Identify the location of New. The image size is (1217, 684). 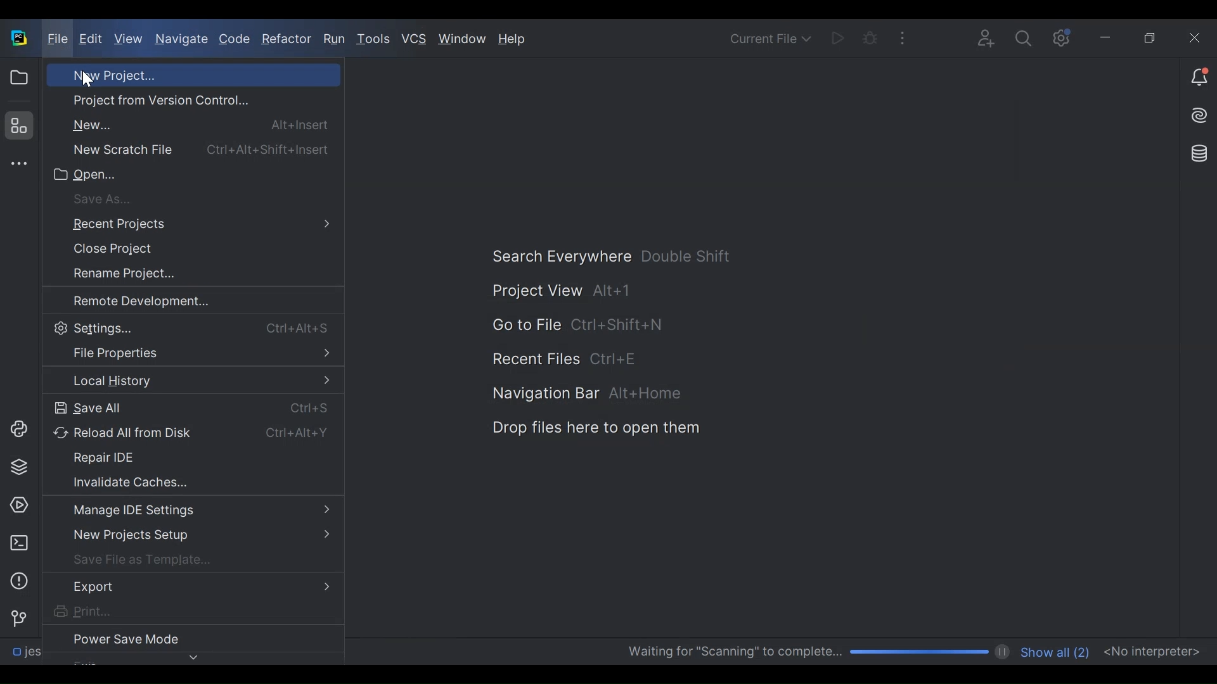
(193, 124).